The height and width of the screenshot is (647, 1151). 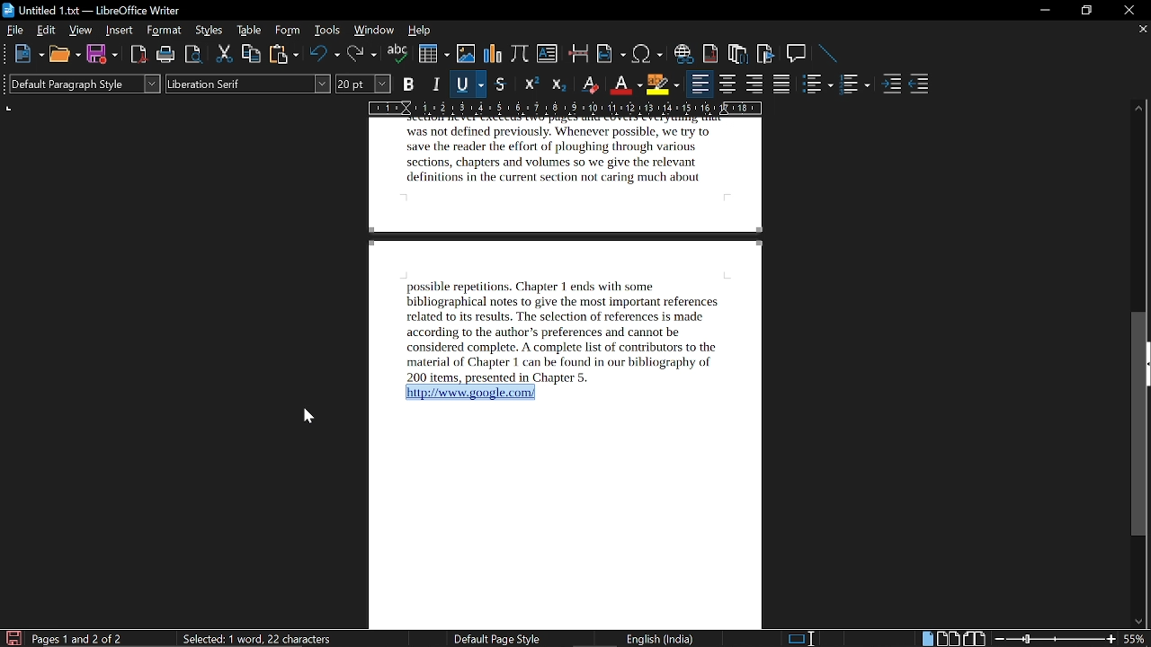 What do you see at coordinates (624, 84) in the screenshot?
I see `font color` at bounding box center [624, 84].